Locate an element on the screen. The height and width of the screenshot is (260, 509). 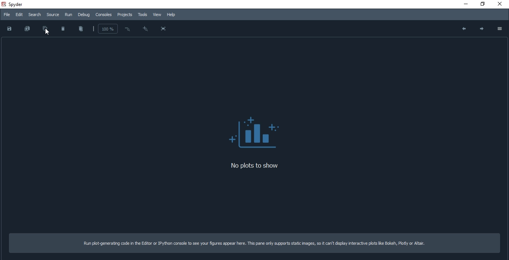
File  is located at coordinates (7, 14).